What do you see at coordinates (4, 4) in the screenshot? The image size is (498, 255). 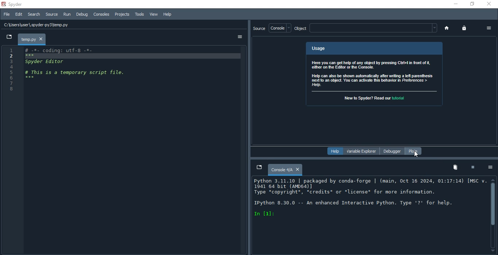 I see `spyder logo` at bounding box center [4, 4].